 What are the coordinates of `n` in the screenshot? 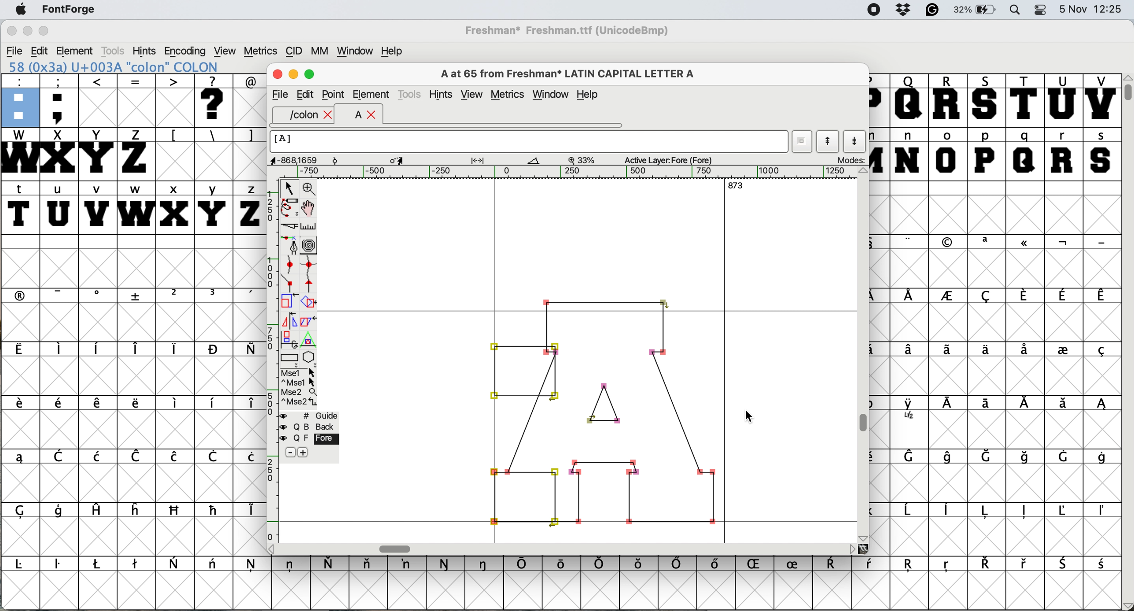 It's located at (907, 154).